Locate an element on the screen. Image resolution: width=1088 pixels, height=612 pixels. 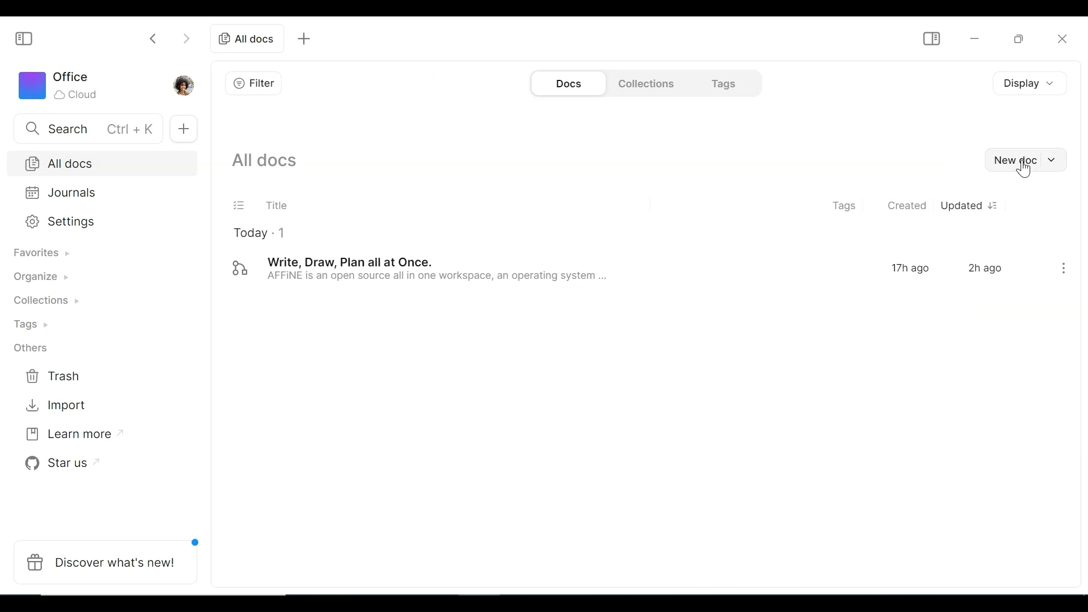
Updated is located at coordinates (966, 207).